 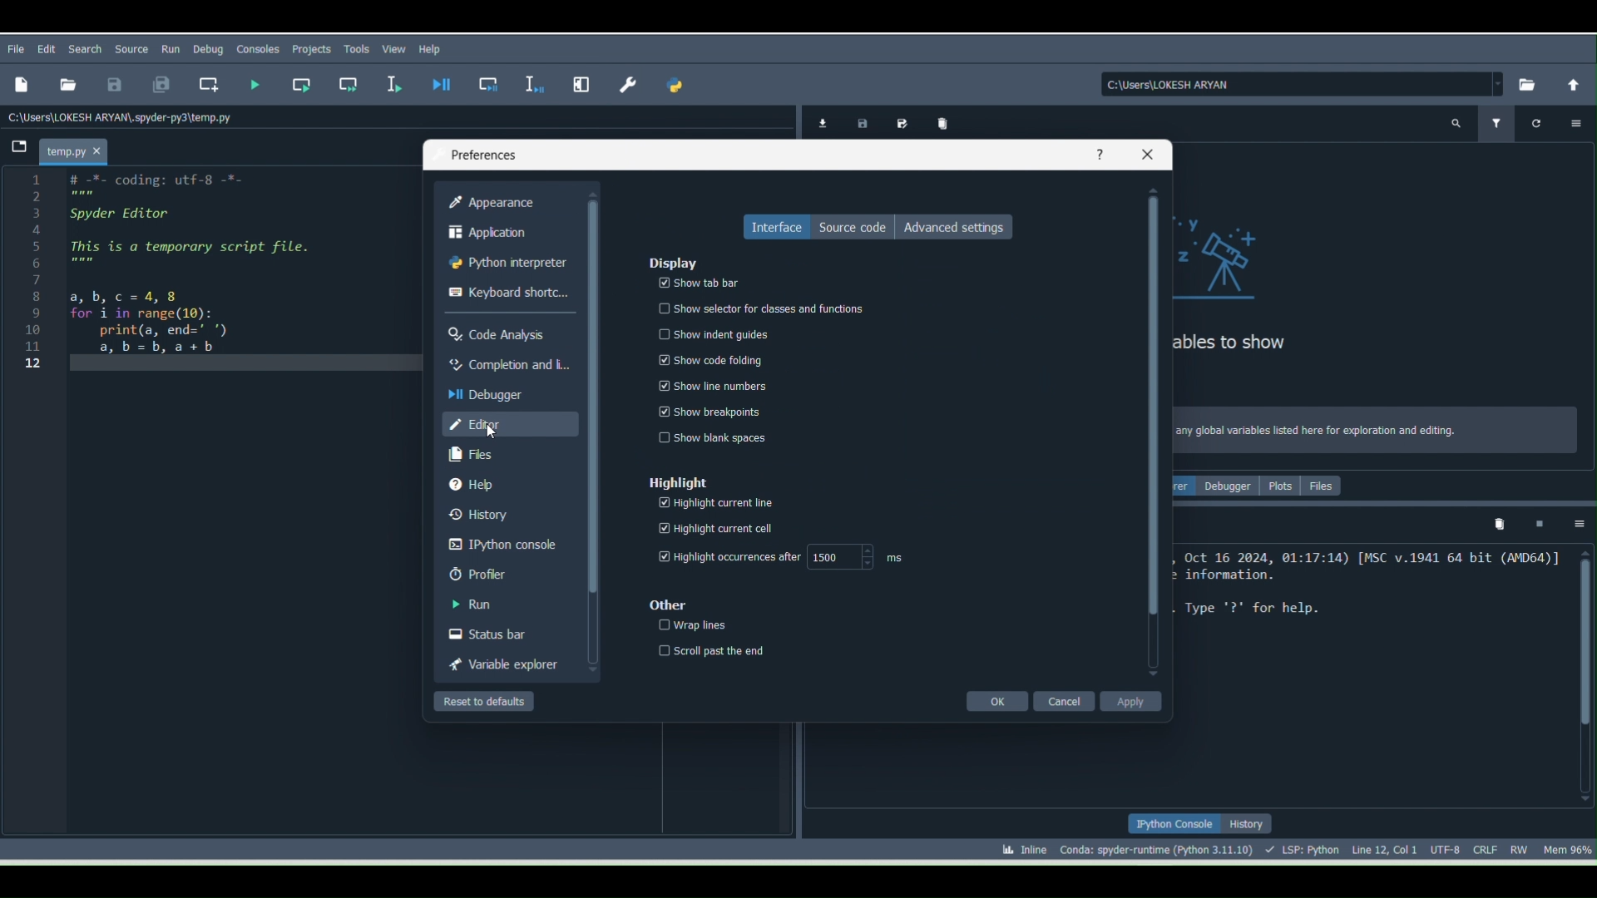 I want to click on Scrollbar, so click(x=1582, y=674).